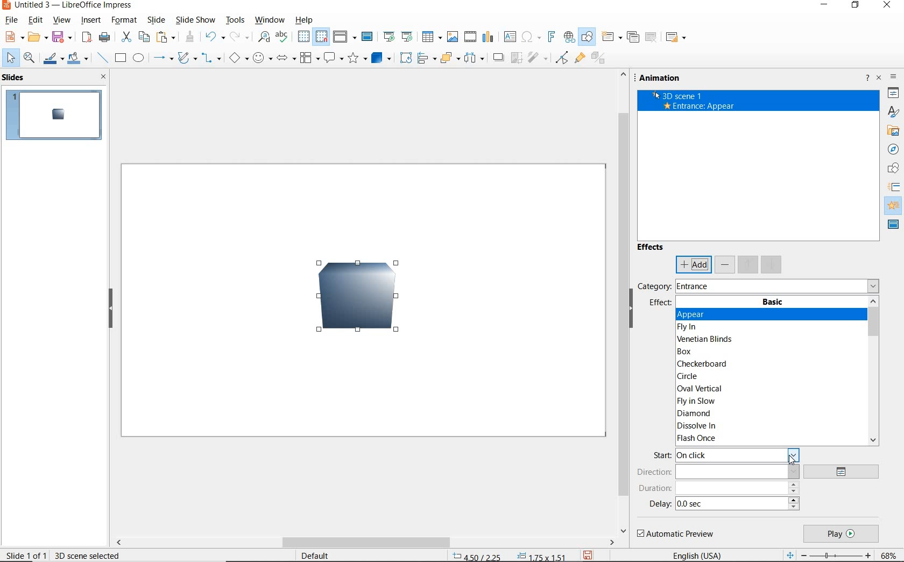  I want to click on snap to grid, so click(322, 37).